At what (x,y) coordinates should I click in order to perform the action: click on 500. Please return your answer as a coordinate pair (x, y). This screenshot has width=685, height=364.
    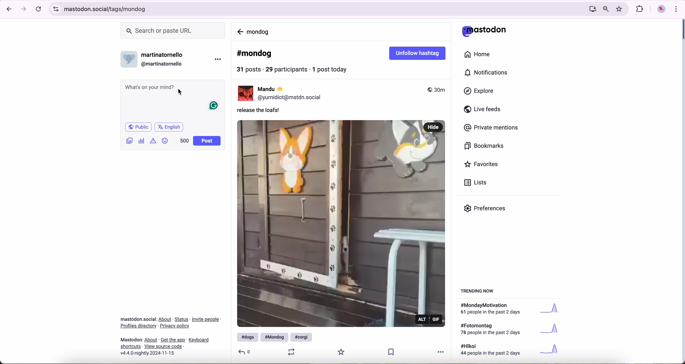
    Looking at the image, I should click on (184, 141).